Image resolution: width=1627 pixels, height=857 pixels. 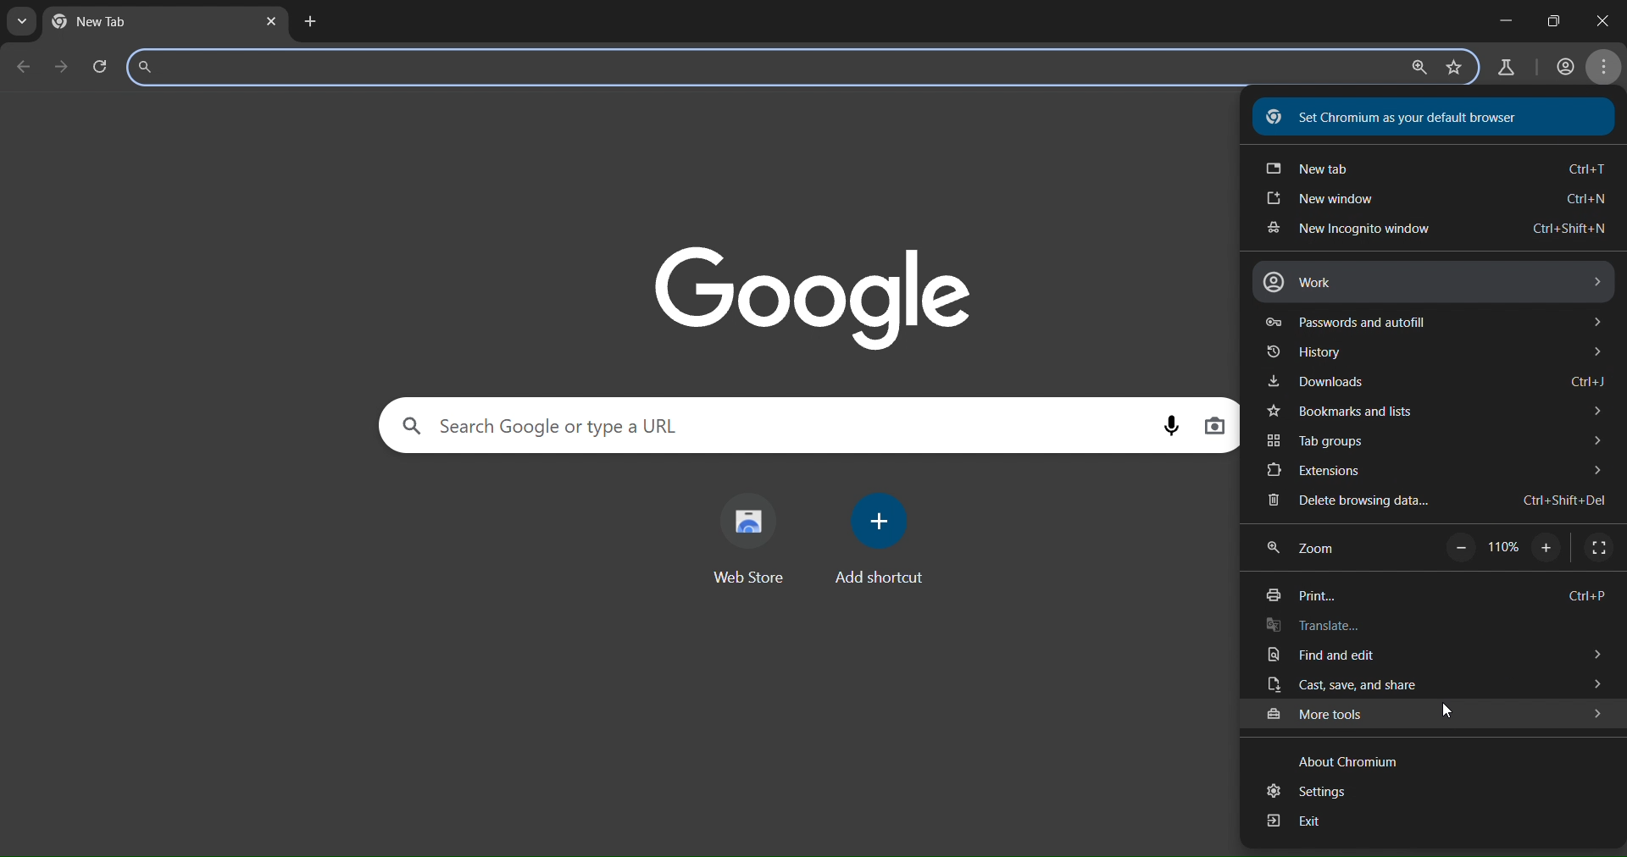 What do you see at coordinates (1459, 549) in the screenshot?
I see `zoom out` at bounding box center [1459, 549].